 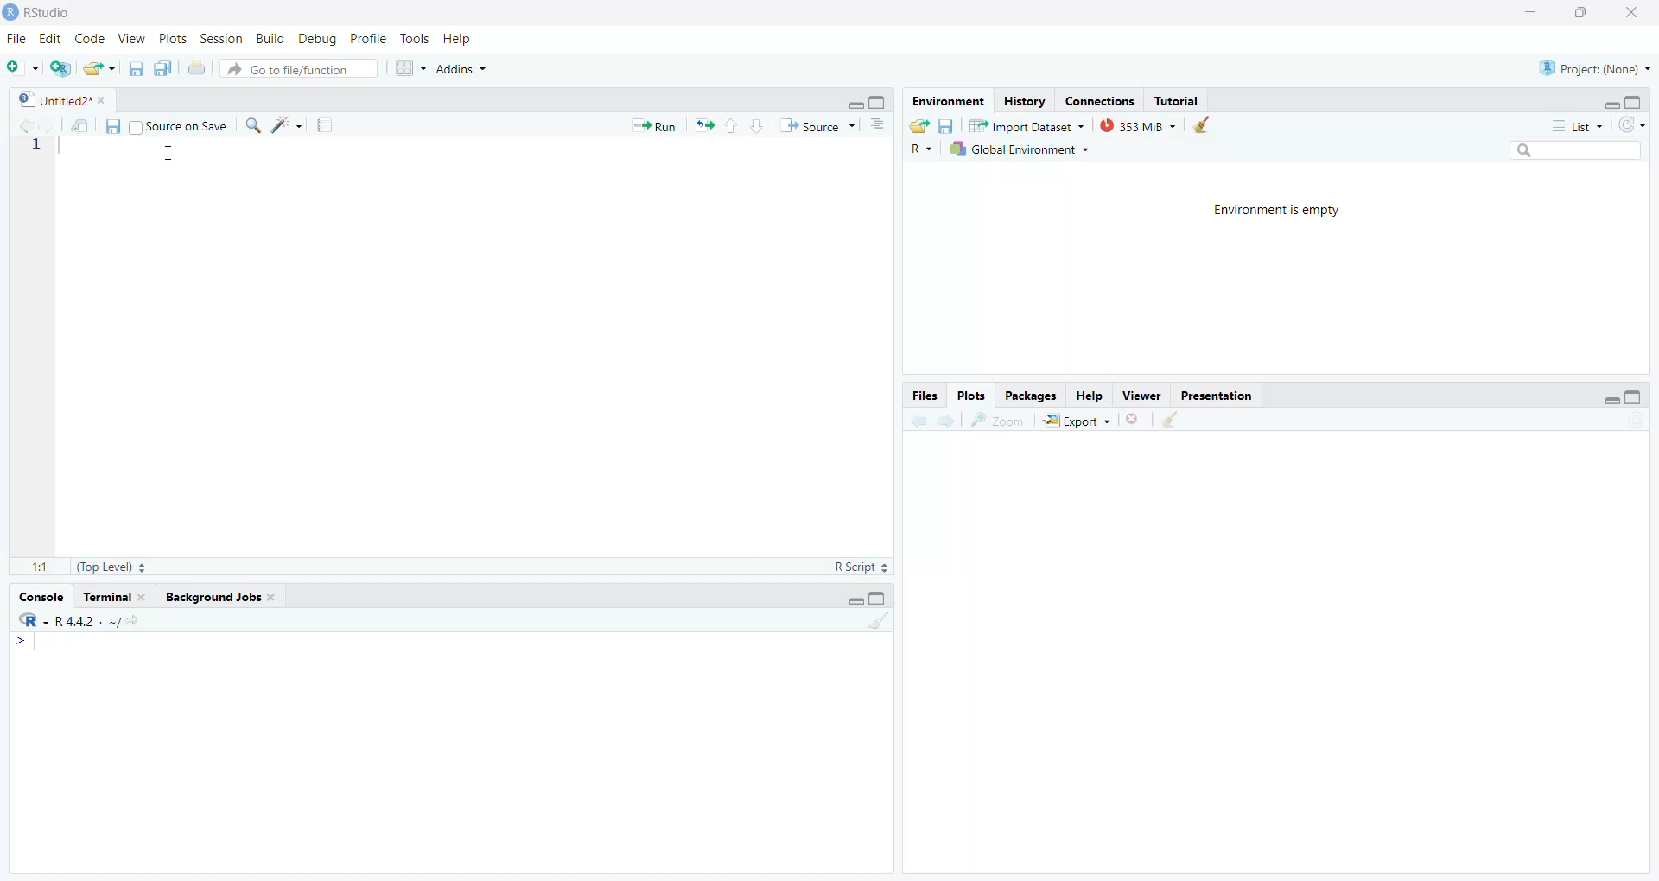 What do you see at coordinates (84, 623) in the screenshot?
I see `‘R-R442. ~/` at bounding box center [84, 623].